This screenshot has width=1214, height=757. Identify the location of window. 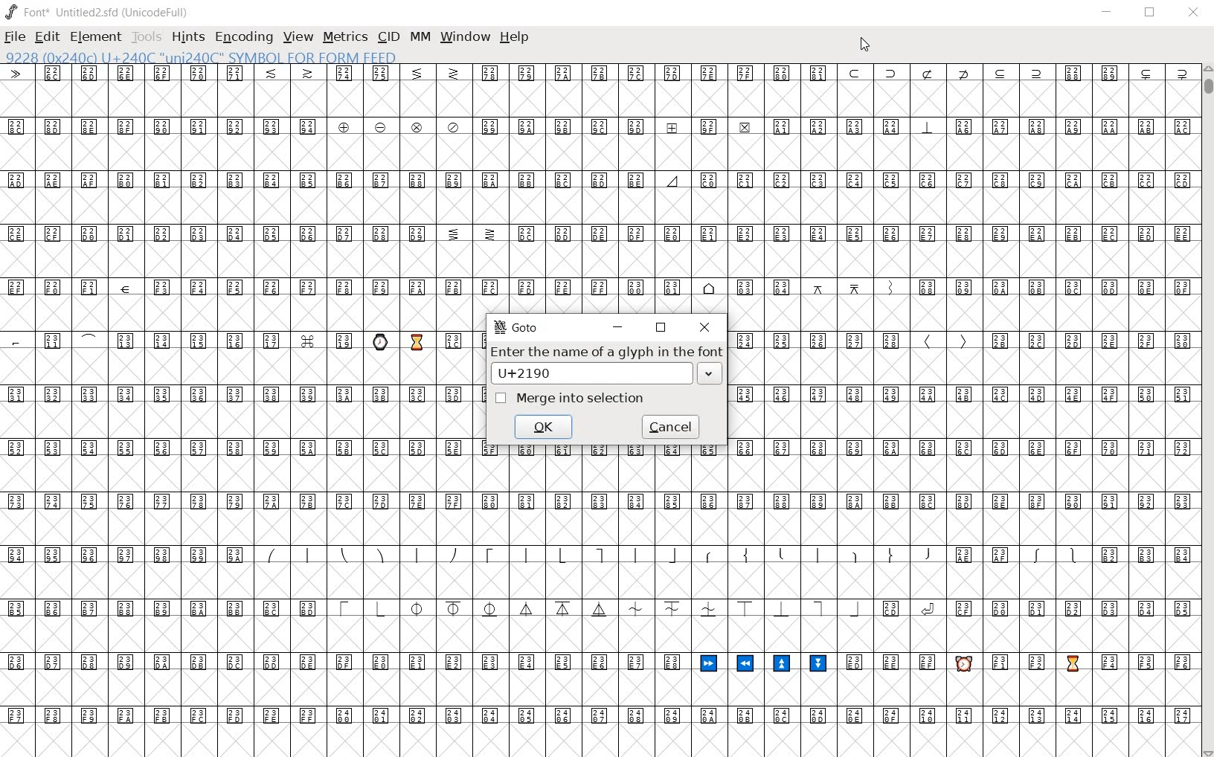
(466, 37).